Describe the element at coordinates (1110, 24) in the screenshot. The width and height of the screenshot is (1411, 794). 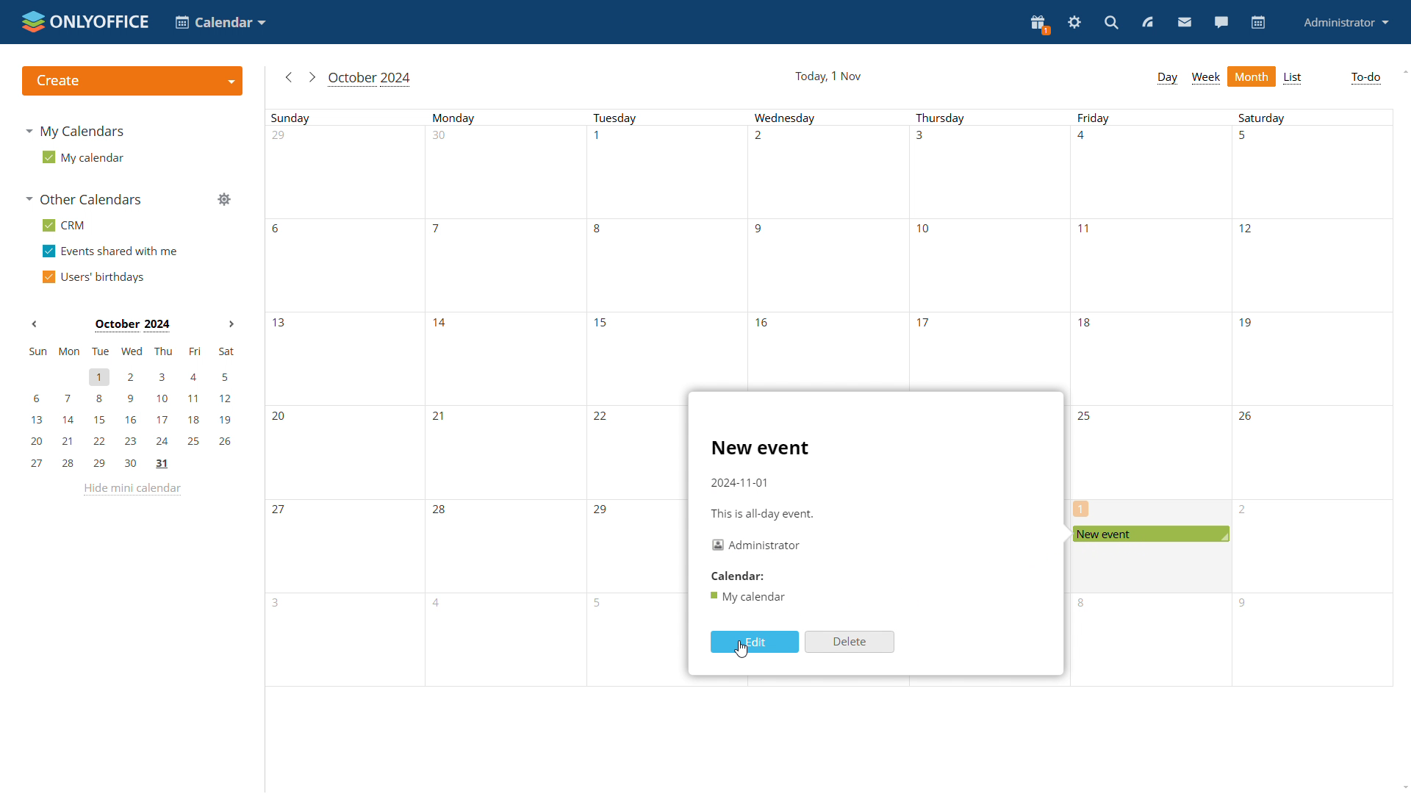
I see `search` at that location.